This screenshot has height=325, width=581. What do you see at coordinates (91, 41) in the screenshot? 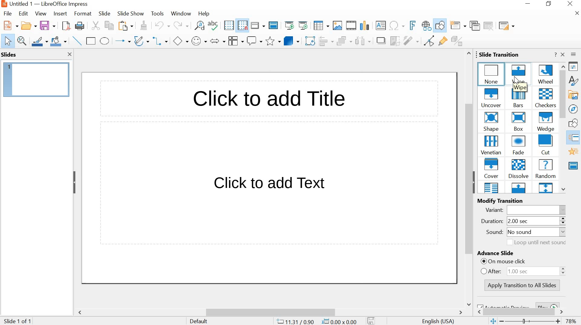
I see `Rectangle` at bounding box center [91, 41].